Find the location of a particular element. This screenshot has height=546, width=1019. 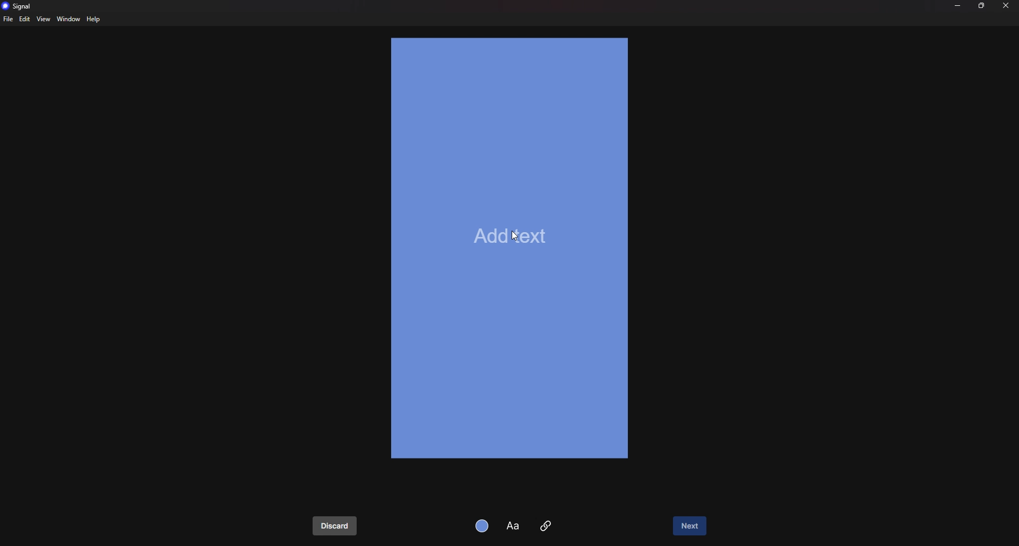

cursor is located at coordinates (516, 235).